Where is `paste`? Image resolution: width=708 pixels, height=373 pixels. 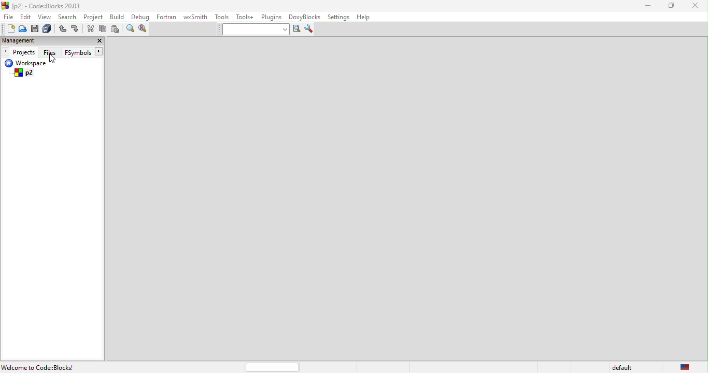 paste is located at coordinates (116, 29).